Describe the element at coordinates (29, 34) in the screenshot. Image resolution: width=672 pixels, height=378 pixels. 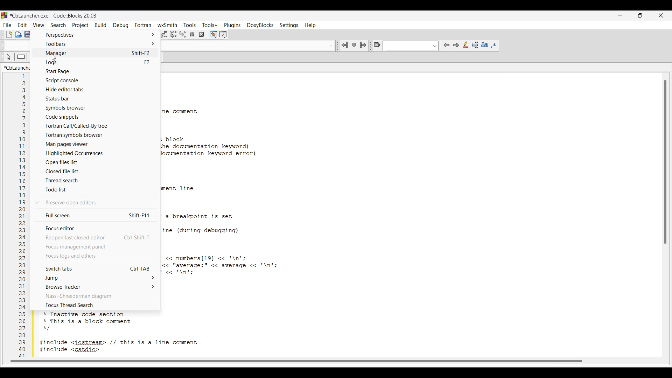
I see `file 2` at that location.